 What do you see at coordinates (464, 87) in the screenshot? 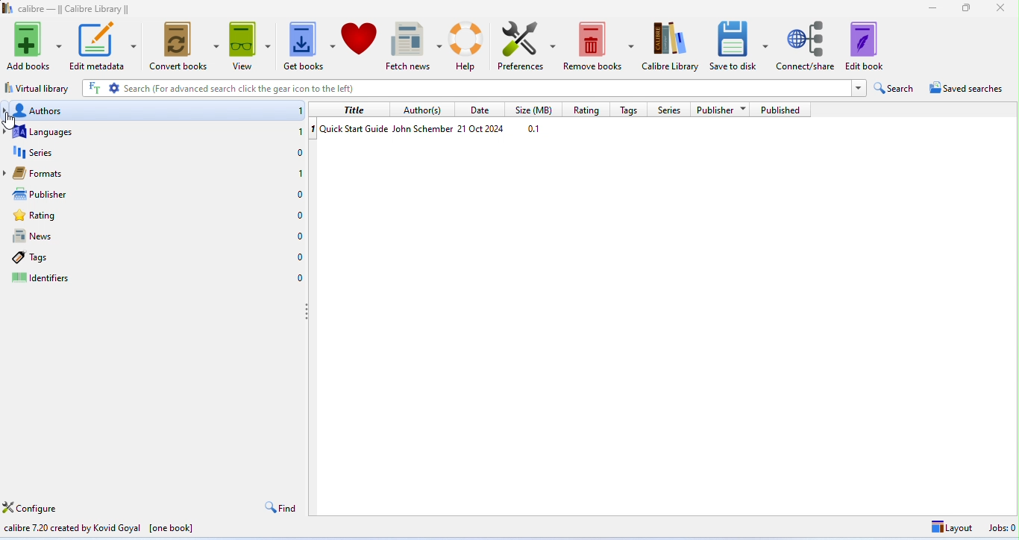
I see `search` at bounding box center [464, 87].